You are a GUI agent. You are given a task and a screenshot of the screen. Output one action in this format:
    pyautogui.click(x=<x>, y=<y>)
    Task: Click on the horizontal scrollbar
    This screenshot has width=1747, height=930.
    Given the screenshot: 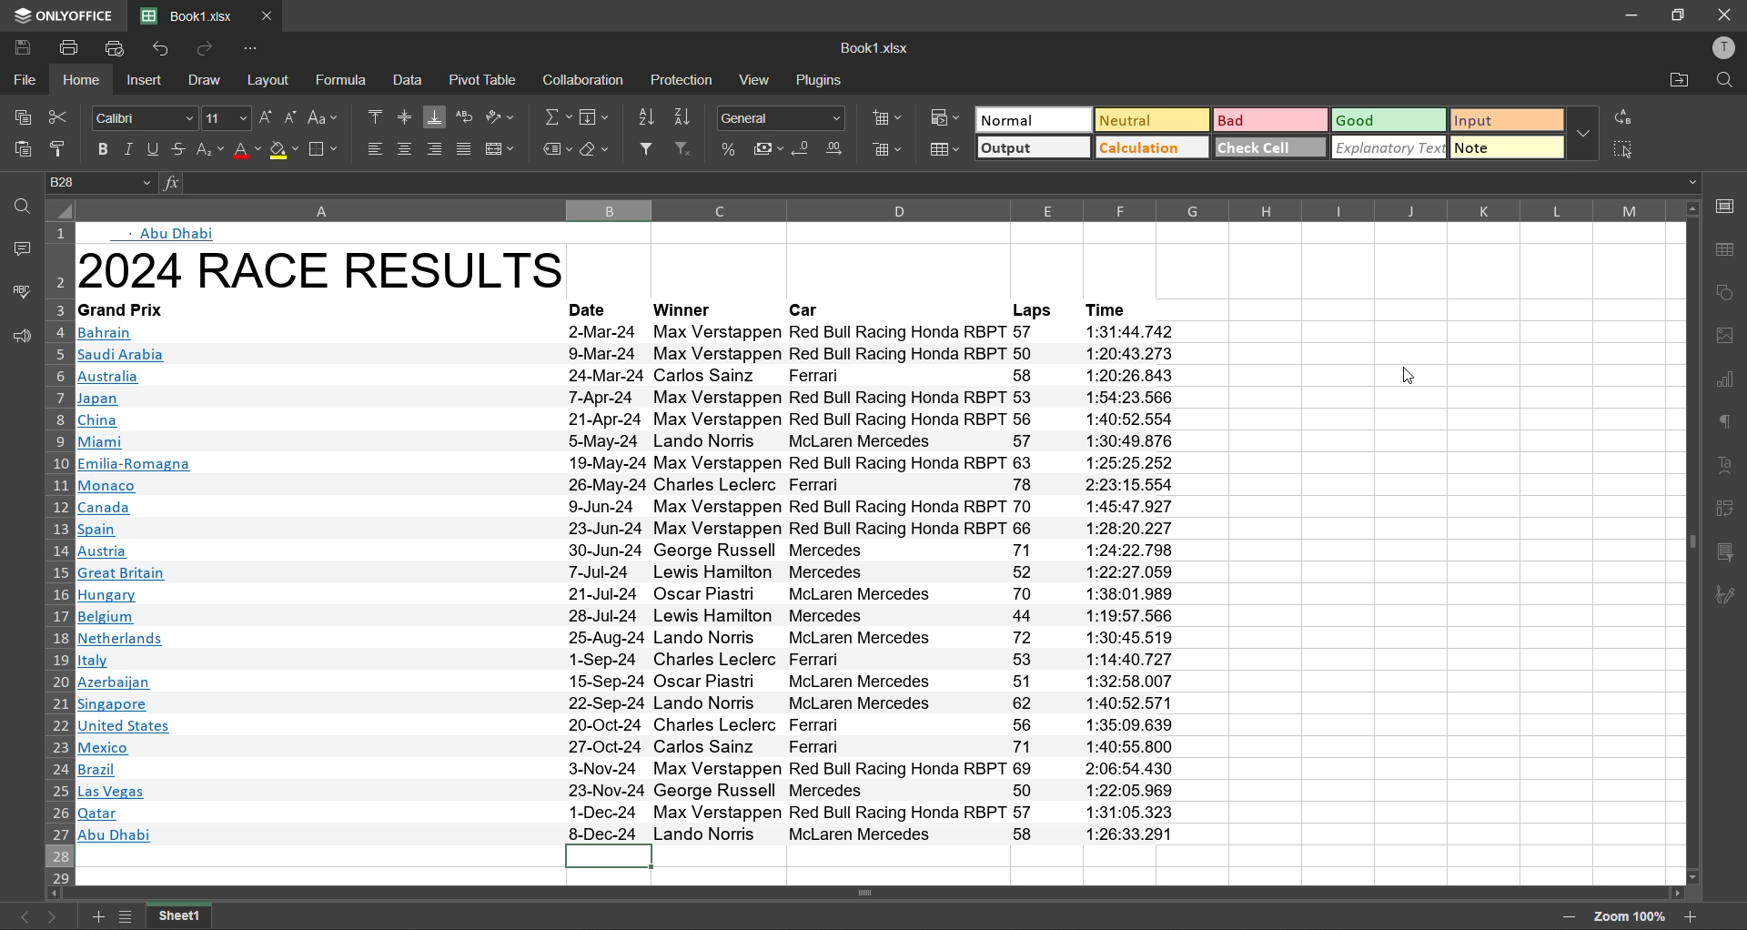 What is the action you would take?
    pyautogui.click(x=869, y=892)
    